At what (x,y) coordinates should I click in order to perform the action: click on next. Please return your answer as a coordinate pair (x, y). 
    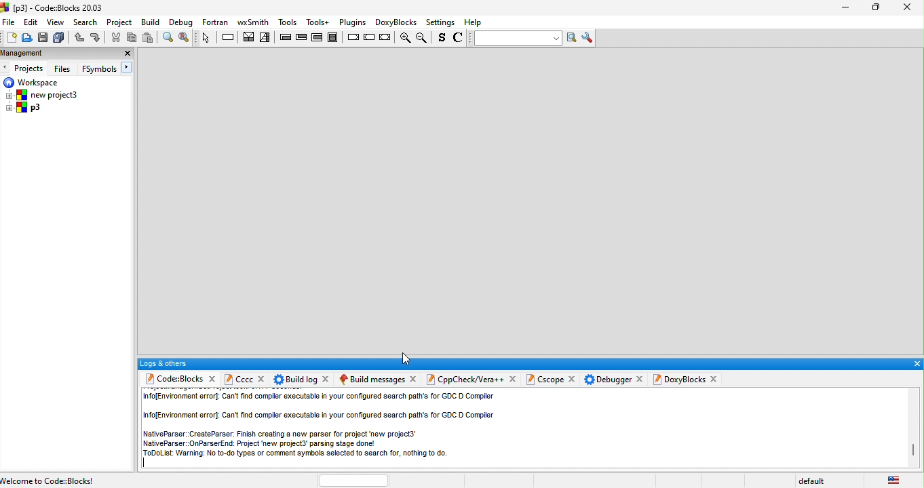
    Looking at the image, I should click on (128, 68).